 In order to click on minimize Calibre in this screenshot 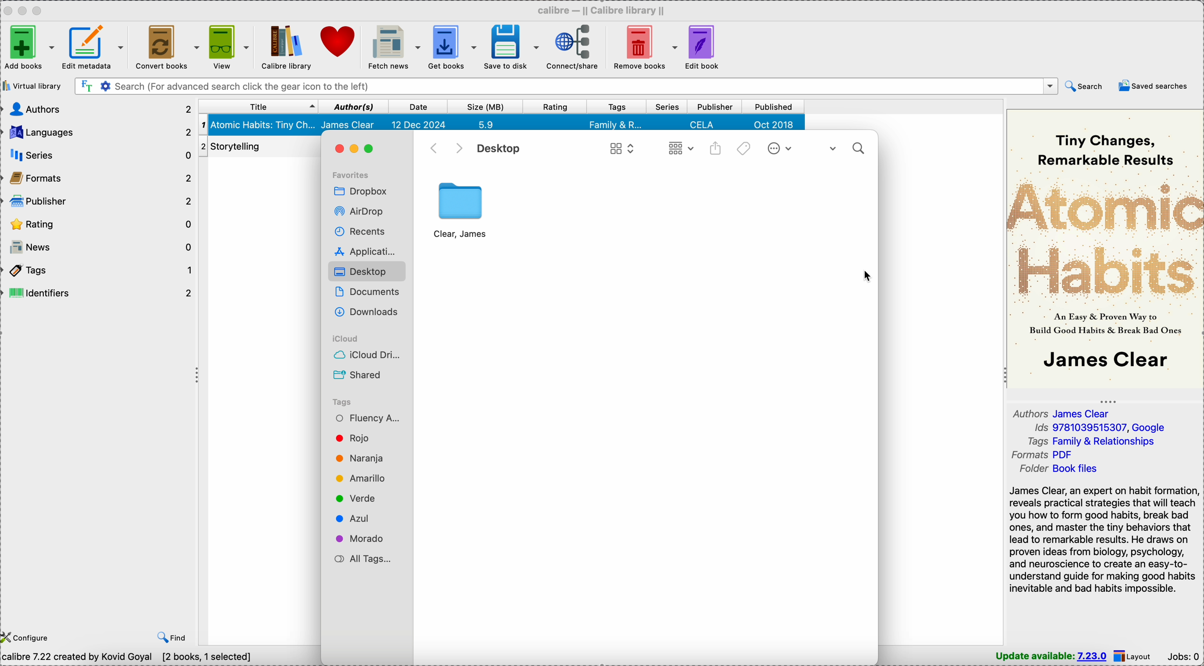, I will do `click(25, 10)`.